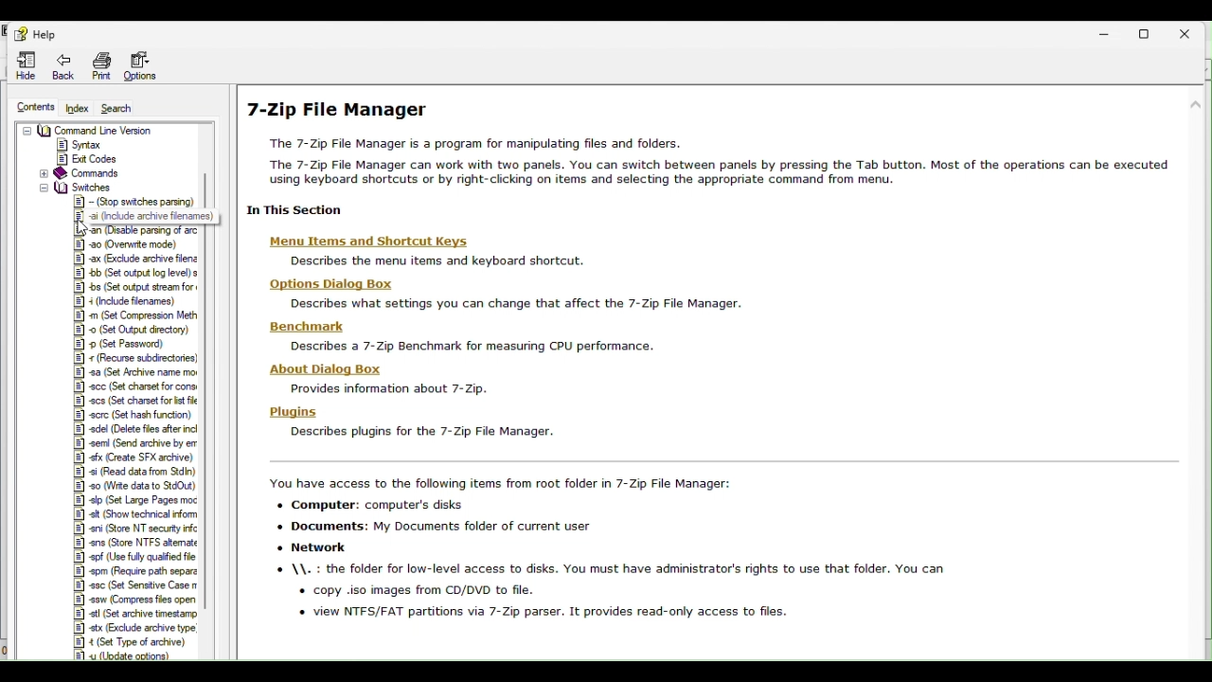 This screenshot has height=682, width=1212. What do you see at coordinates (138, 514) in the screenshot?
I see `|&] sit (Show technical inform` at bounding box center [138, 514].